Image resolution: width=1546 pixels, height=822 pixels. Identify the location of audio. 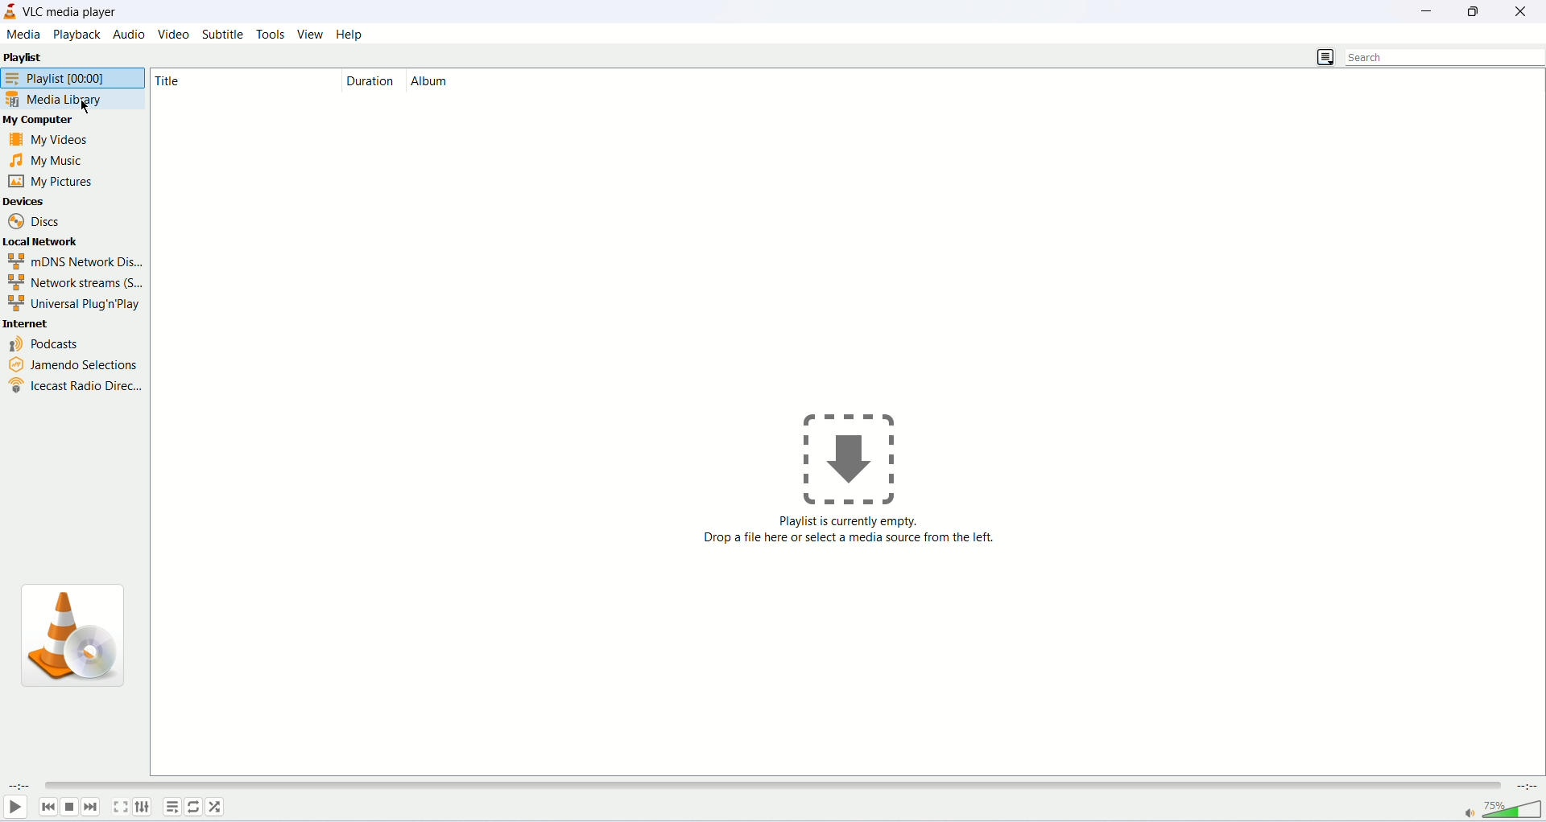
(130, 33).